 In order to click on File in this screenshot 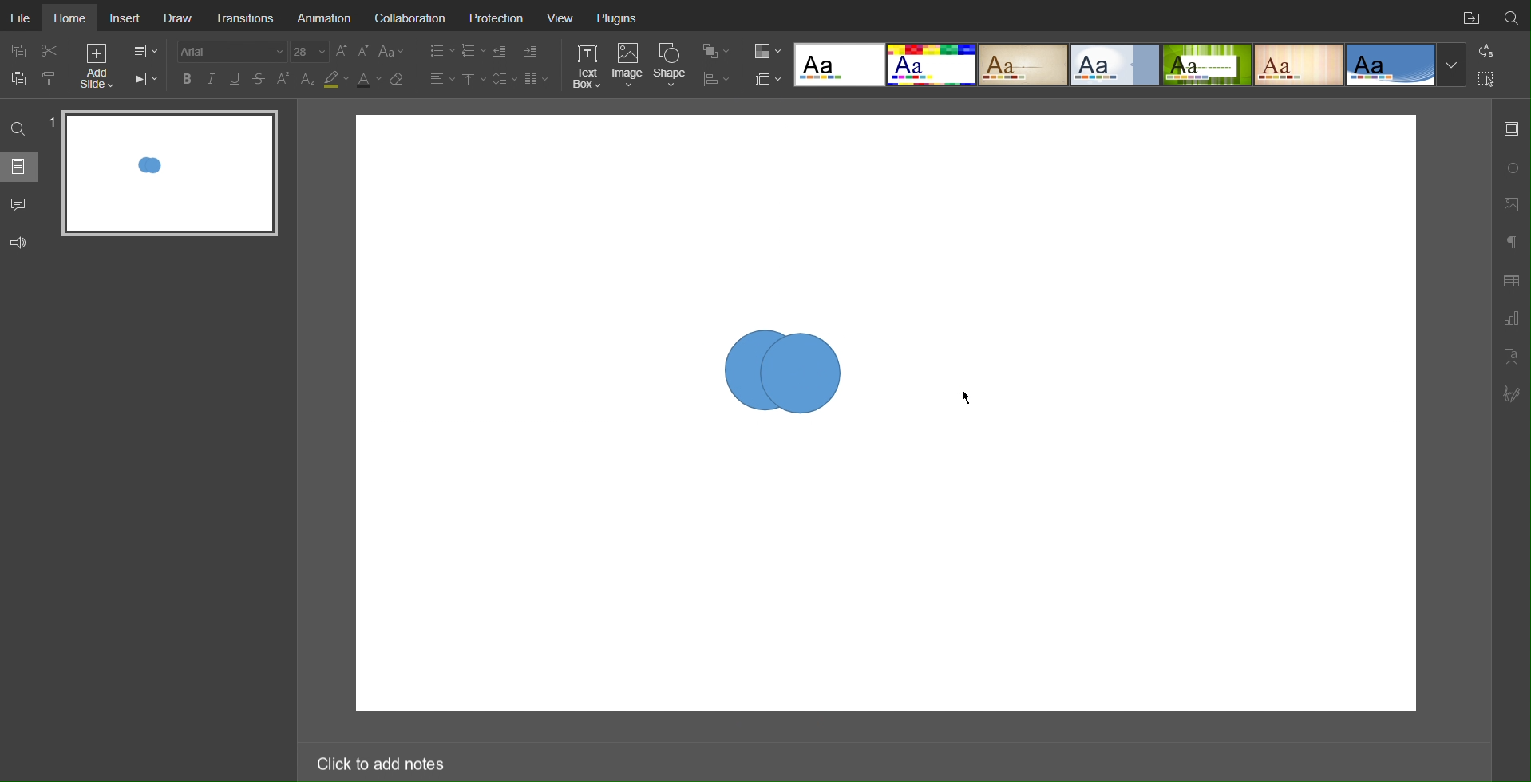, I will do `click(19, 15)`.